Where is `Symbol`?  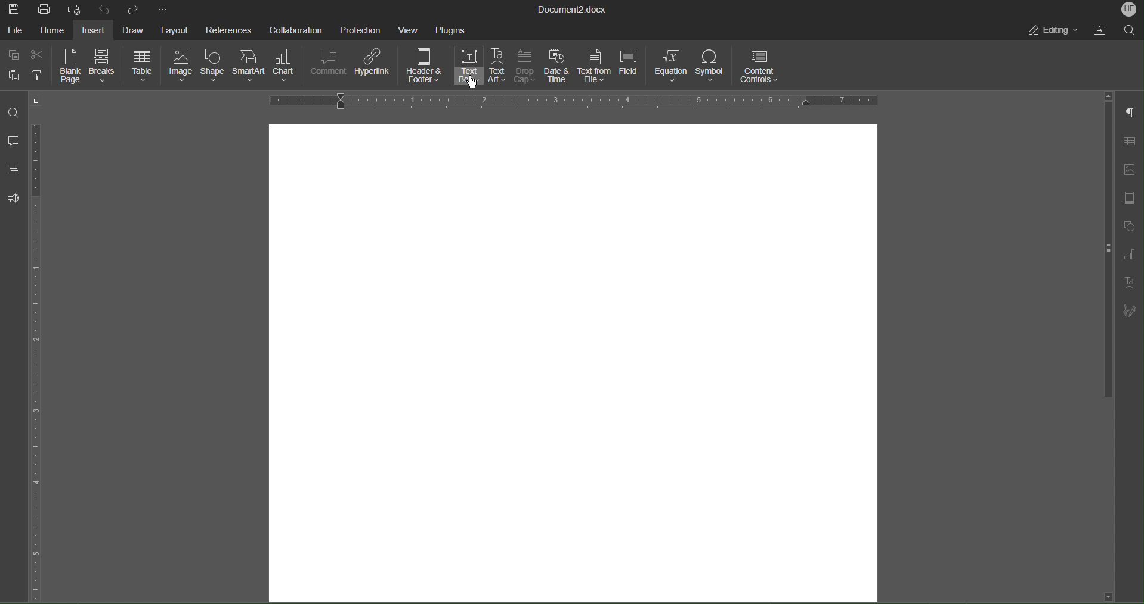
Symbol is located at coordinates (712, 67).